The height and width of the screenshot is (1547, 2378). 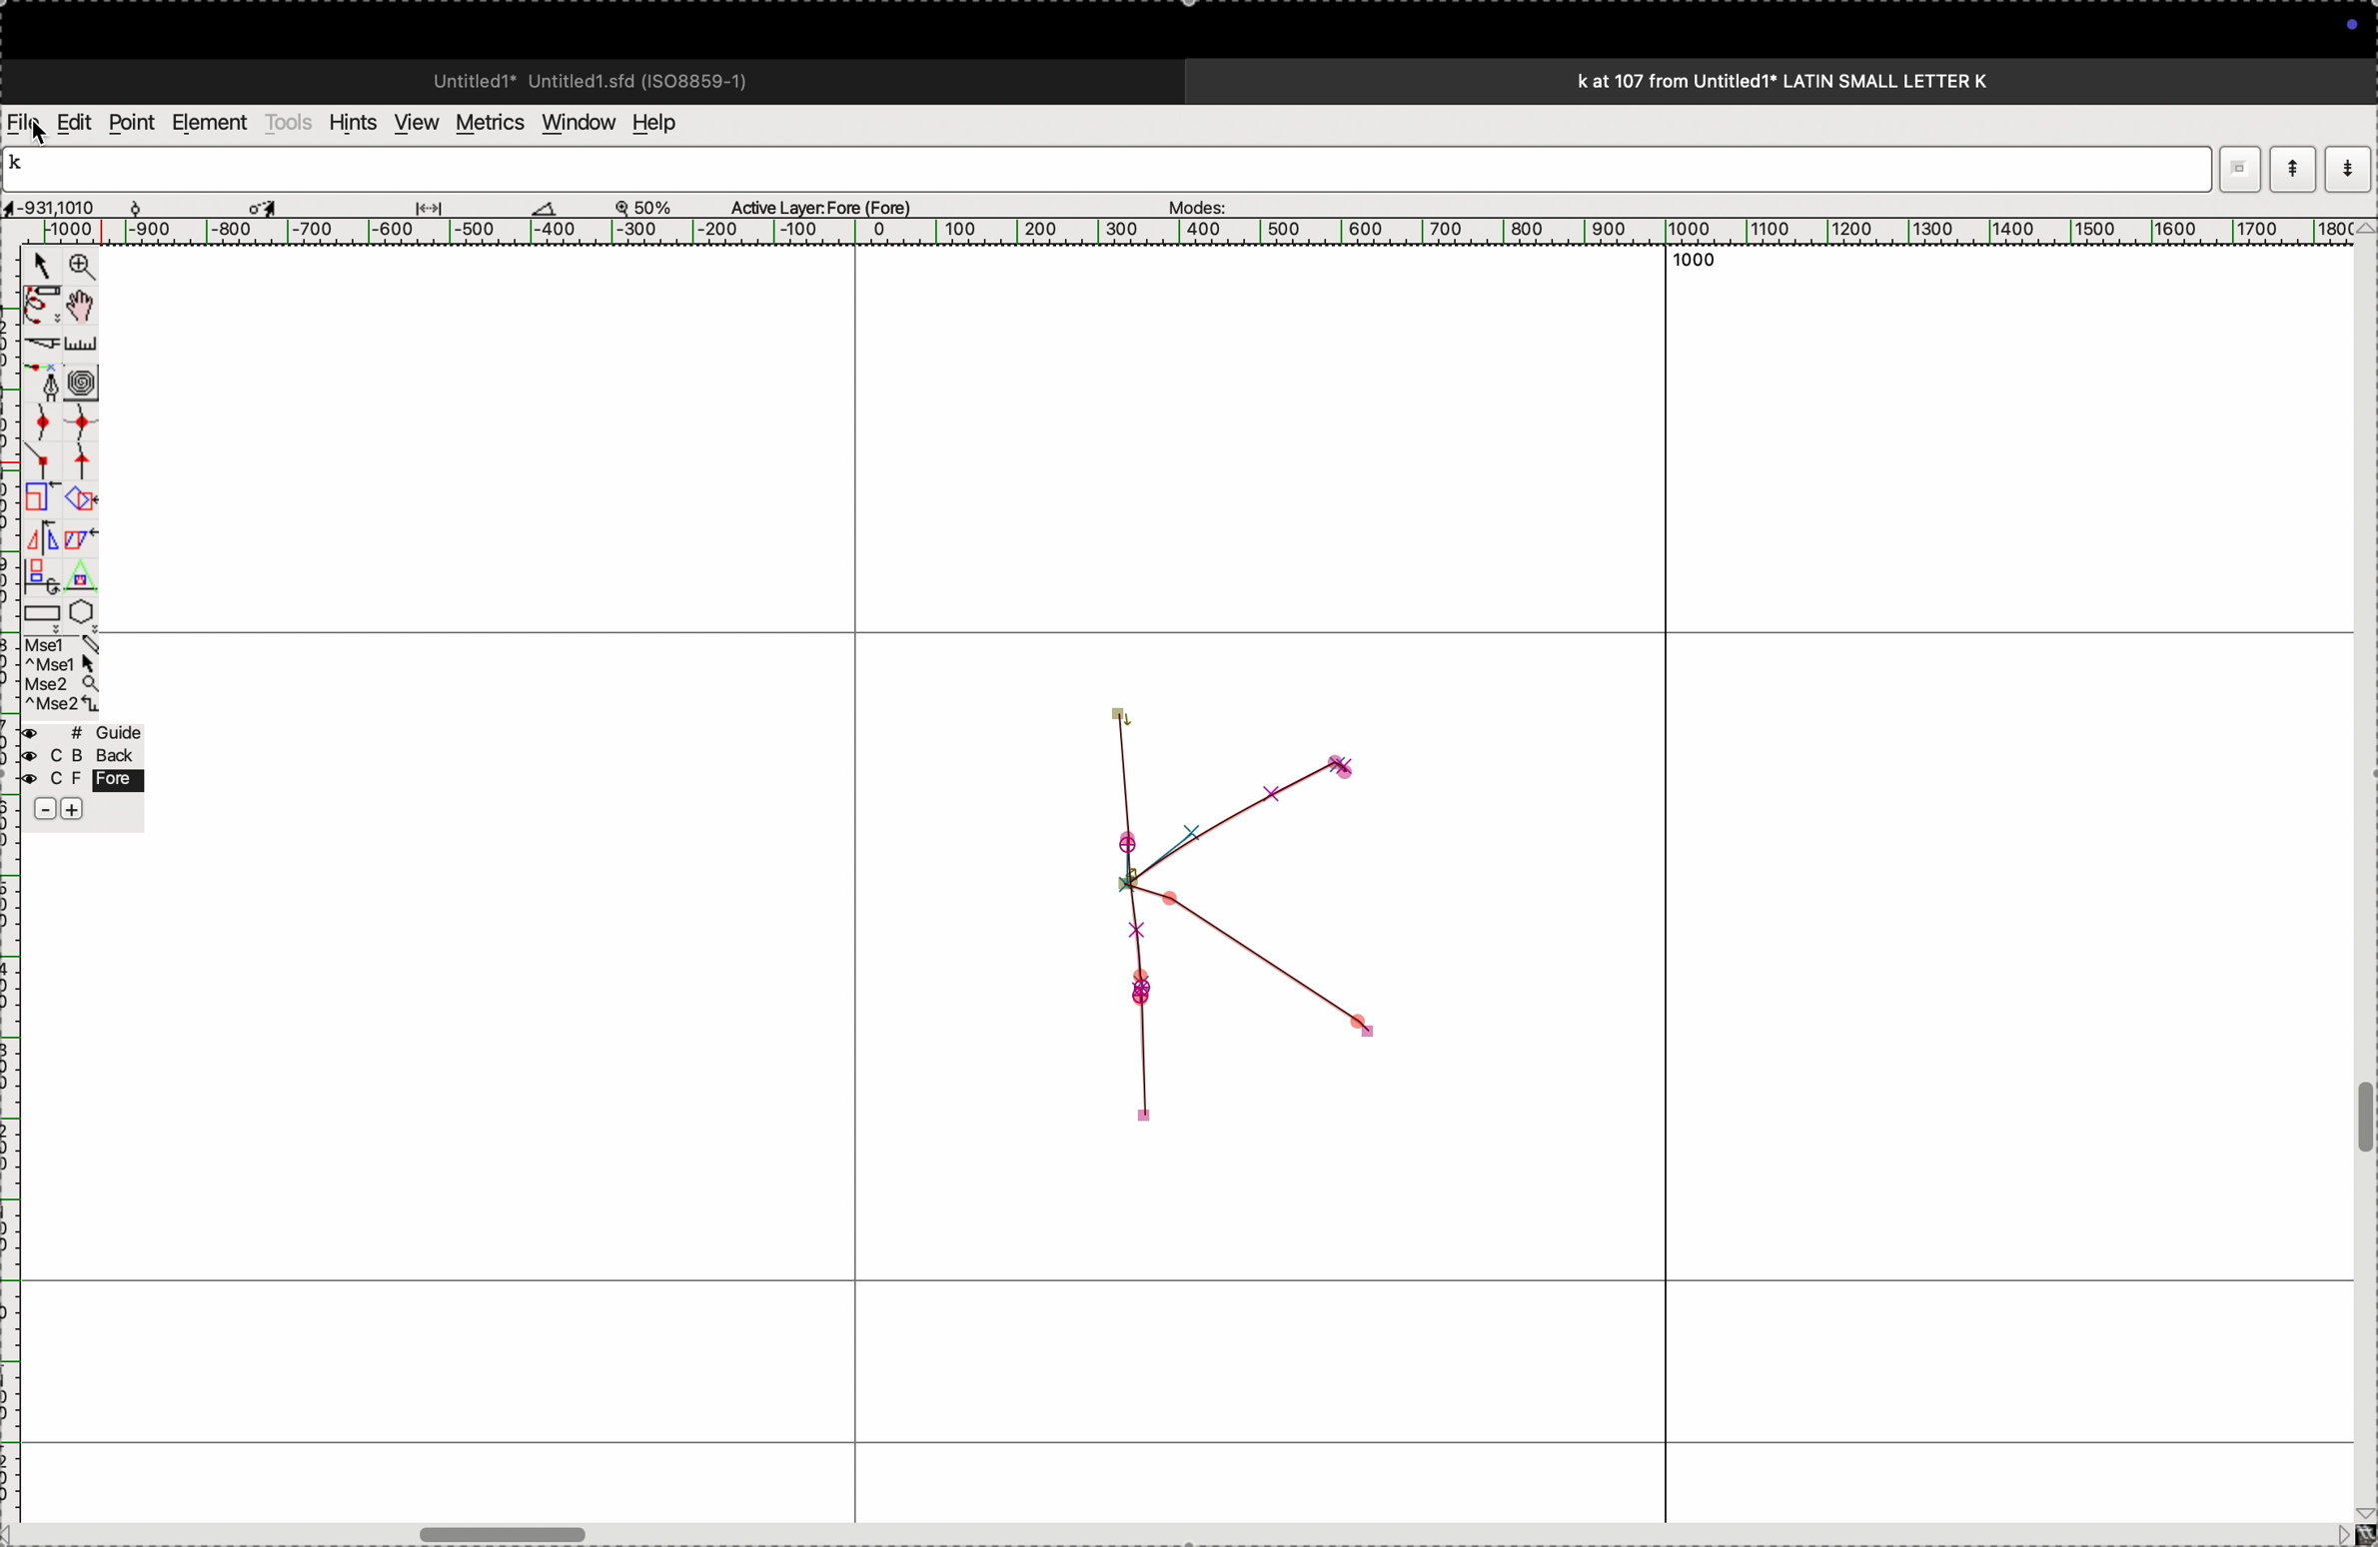 What do you see at coordinates (81, 552) in the screenshot?
I see `apply` at bounding box center [81, 552].